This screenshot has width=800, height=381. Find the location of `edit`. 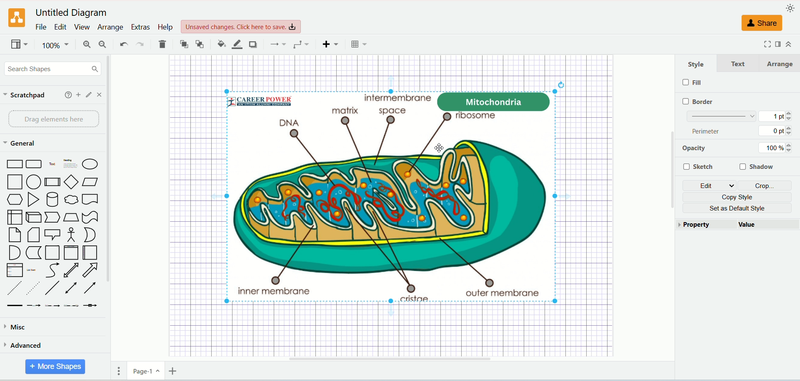

edit is located at coordinates (90, 95).